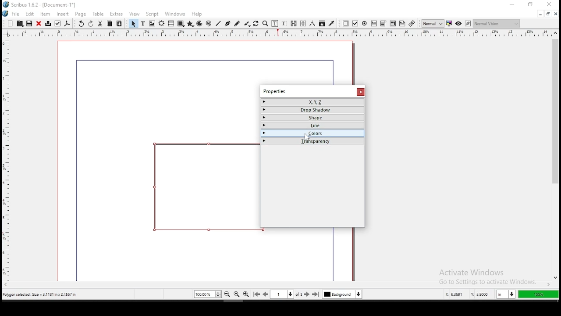 The width and height of the screenshot is (561, 316). Describe the element at coordinates (548, 14) in the screenshot. I see `restore` at that location.